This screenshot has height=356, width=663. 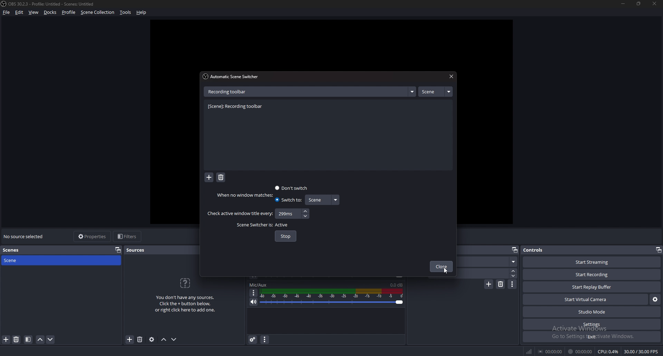 What do you see at coordinates (551, 351) in the screenshot?
I see `stream duration` at bounding box center [551, 351].